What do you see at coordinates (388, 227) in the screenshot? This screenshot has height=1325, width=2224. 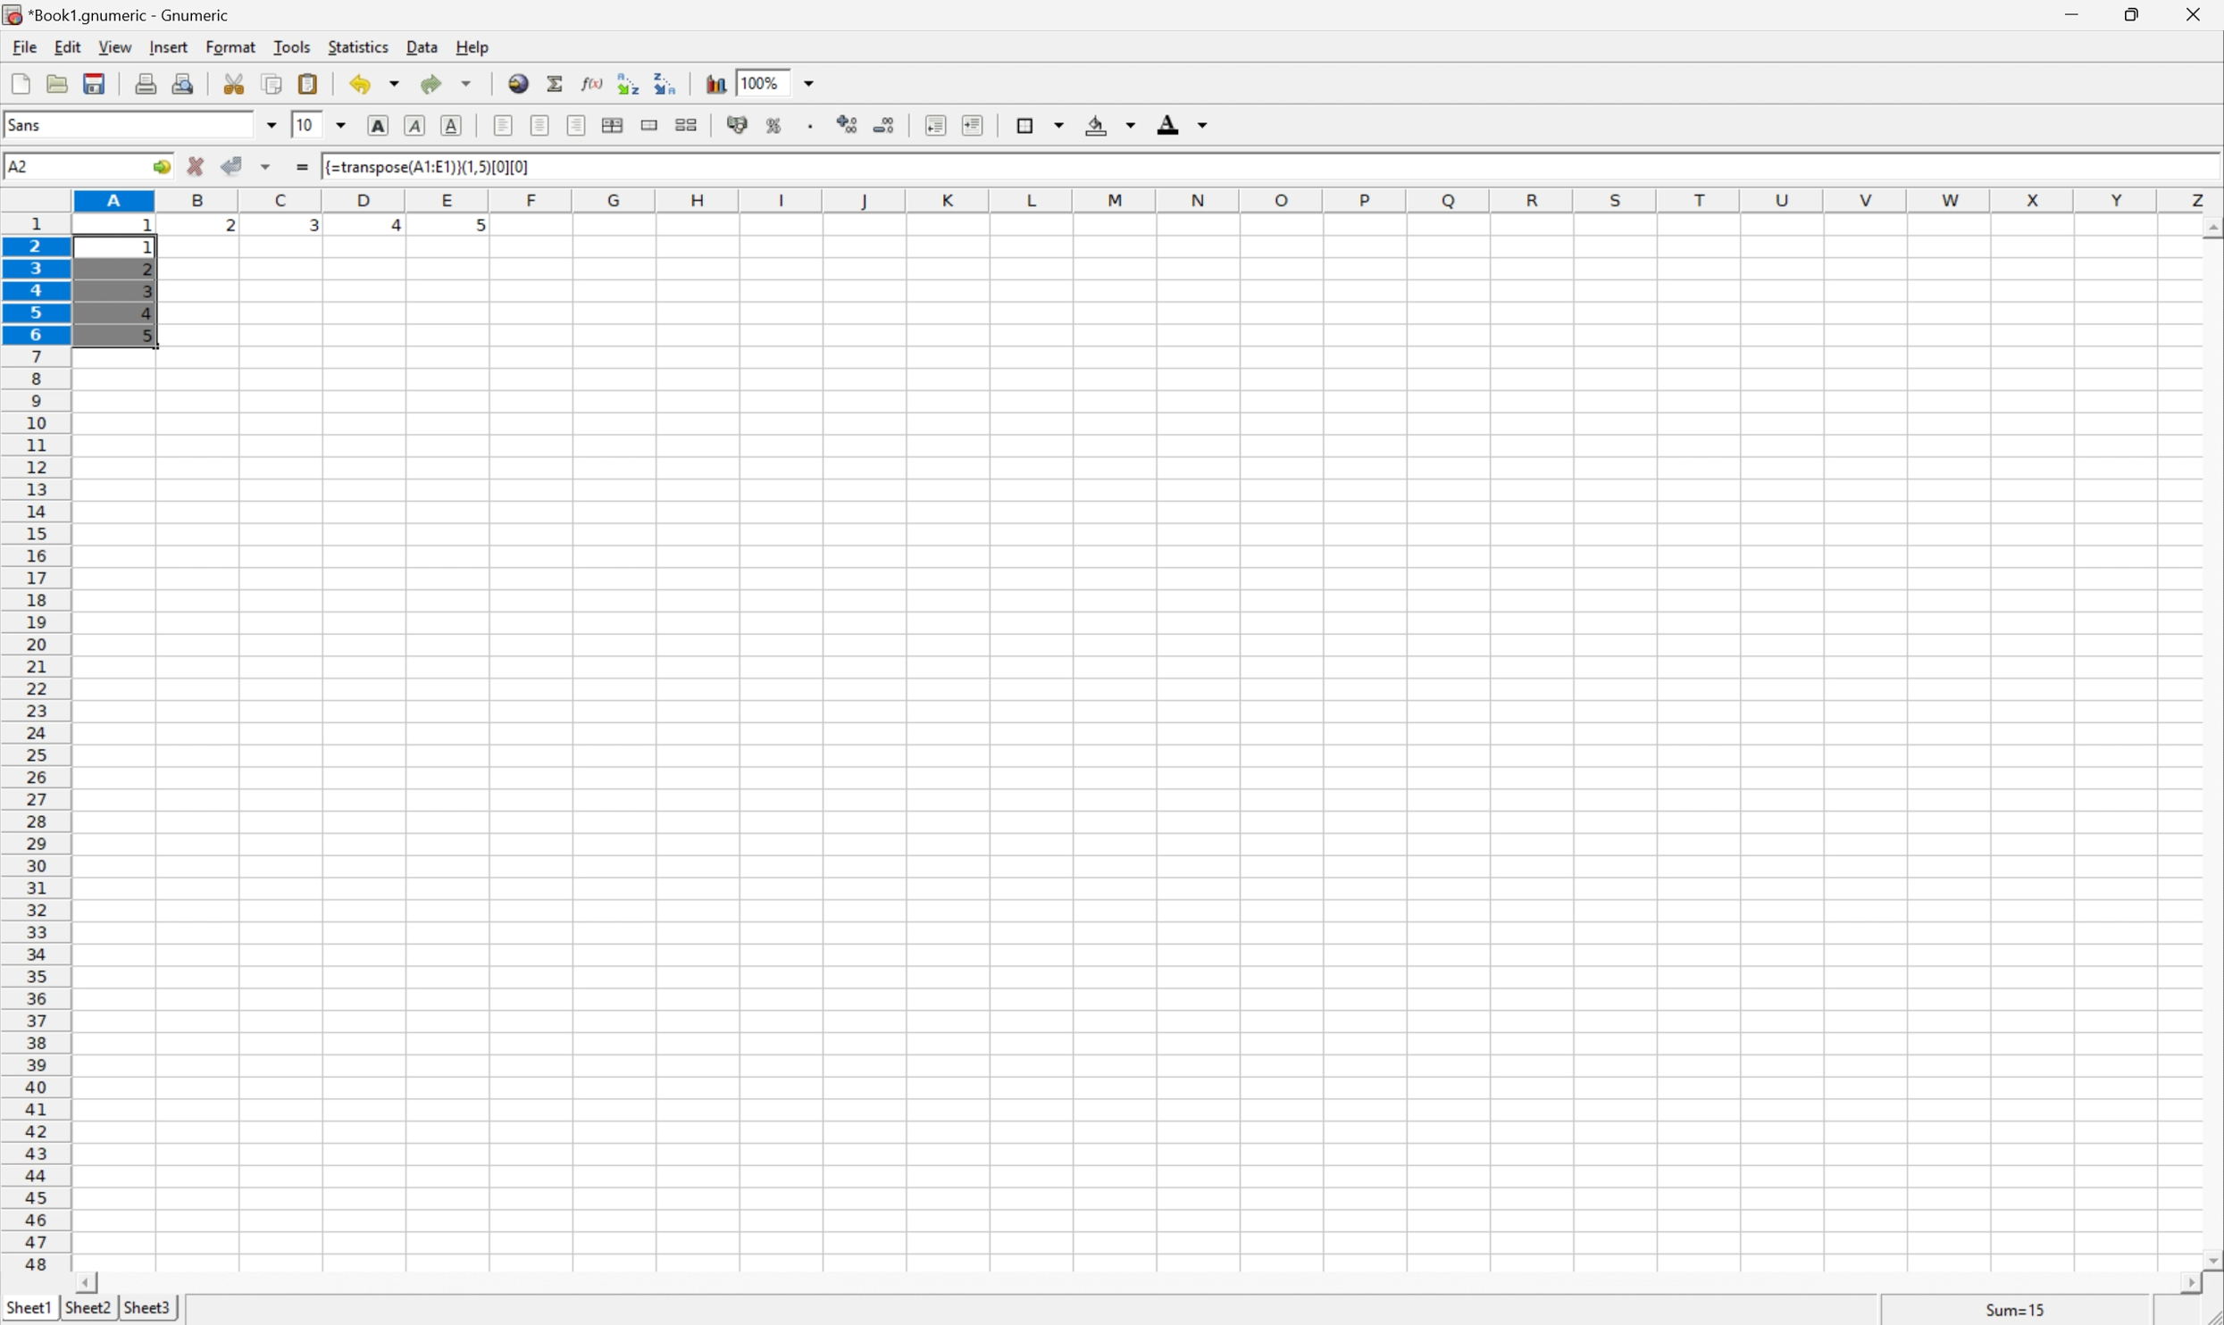 I see `4` at bounding box center [388, 227].